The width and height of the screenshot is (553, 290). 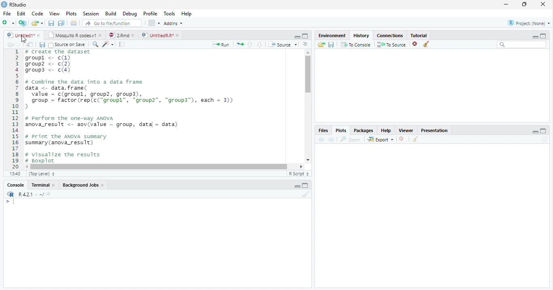 What do you see at coordinates (15, 175) in the screenshot?
I see `1:1` at bounding box center [15, 175].